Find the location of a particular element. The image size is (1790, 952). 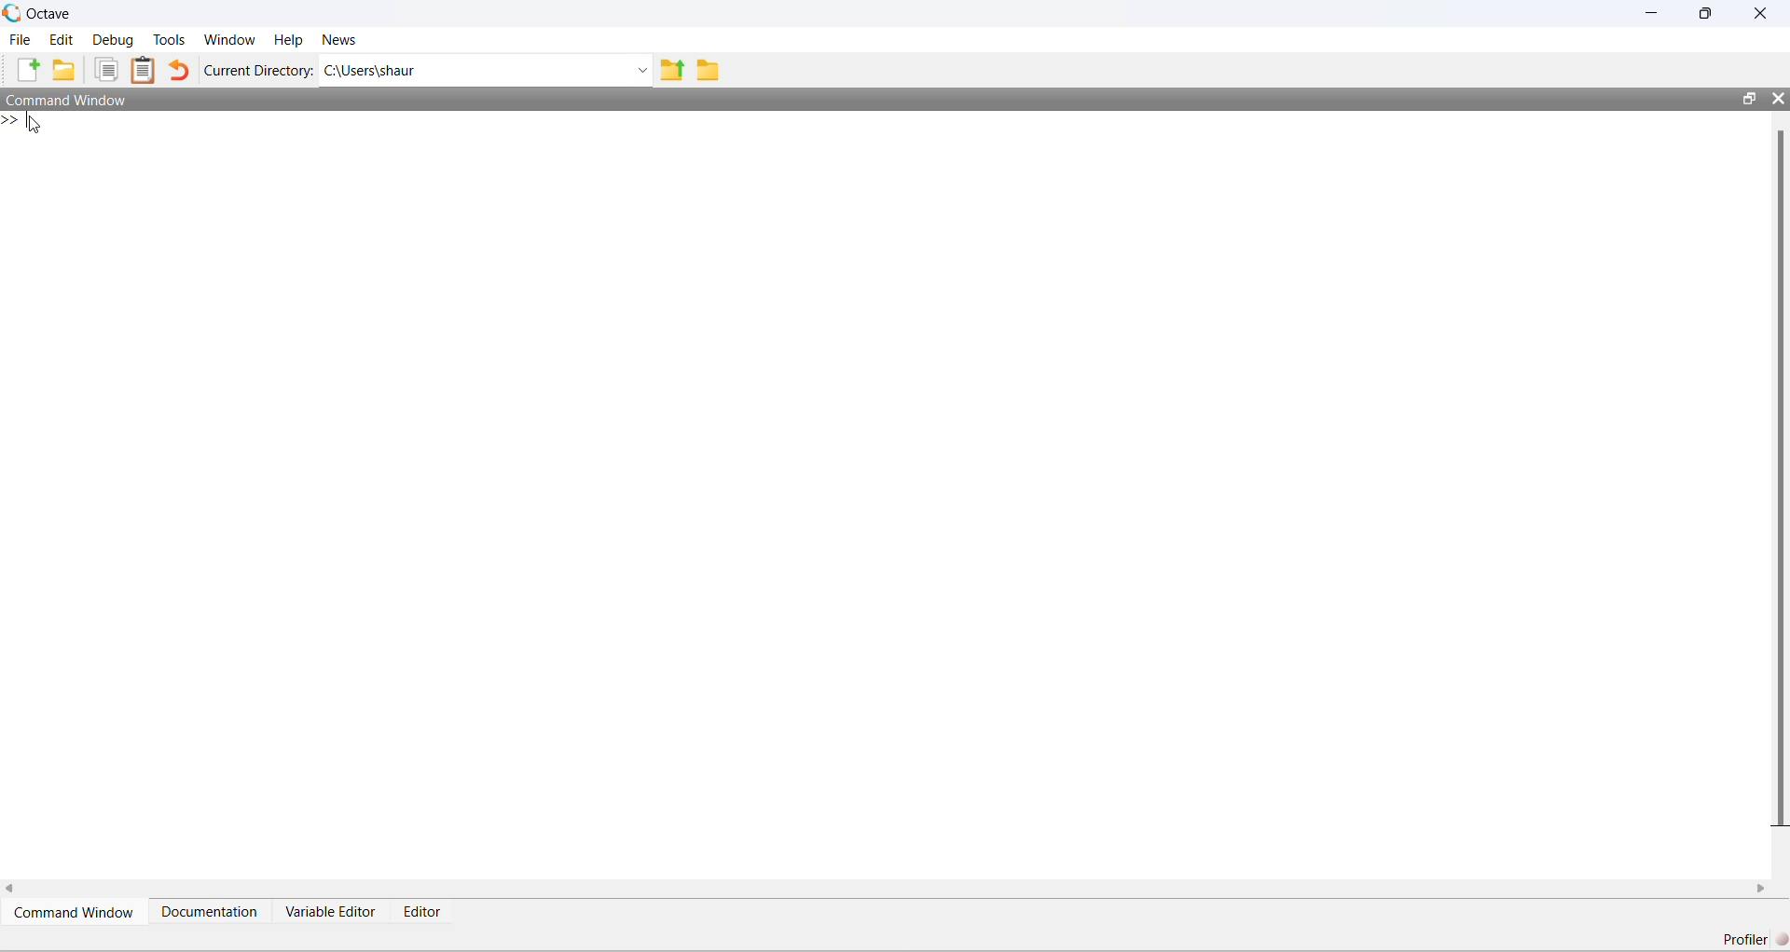

restore is located at coordinates (1749, 99).